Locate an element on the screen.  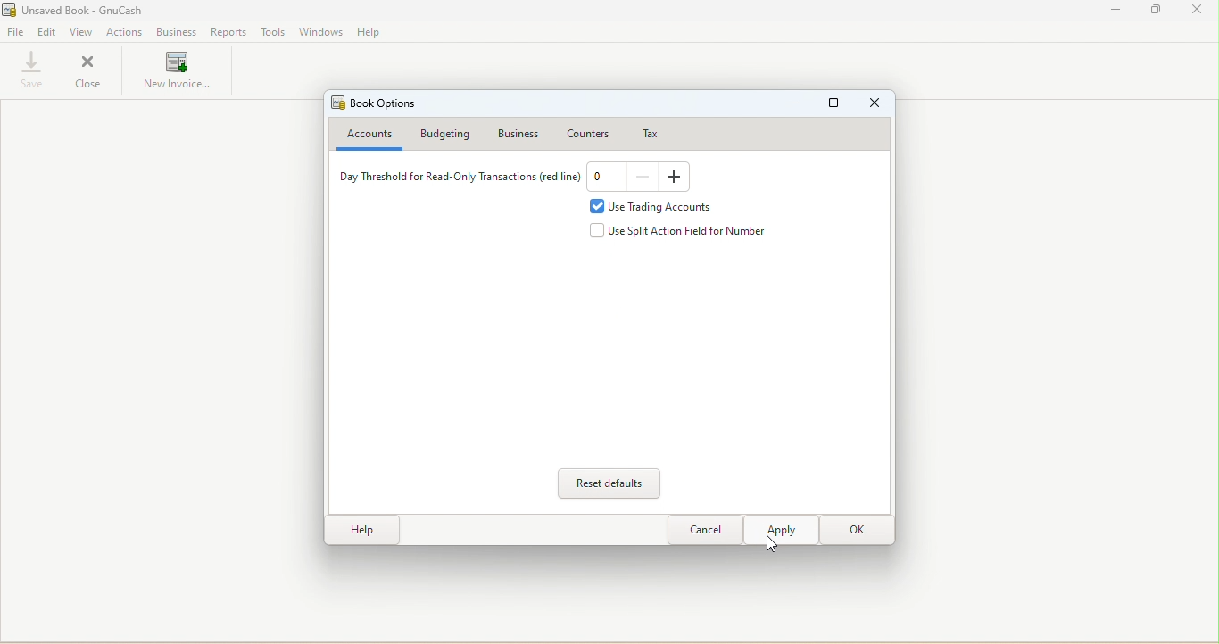
Maximize is located at coordinates (834, 105).